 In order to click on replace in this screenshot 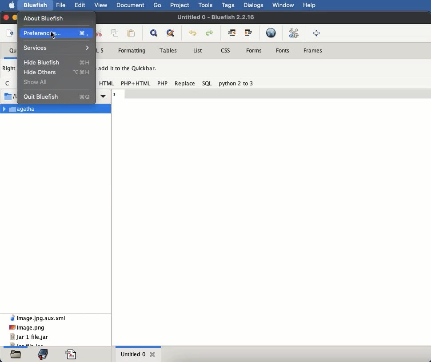, I will do `click(185, 84)`.